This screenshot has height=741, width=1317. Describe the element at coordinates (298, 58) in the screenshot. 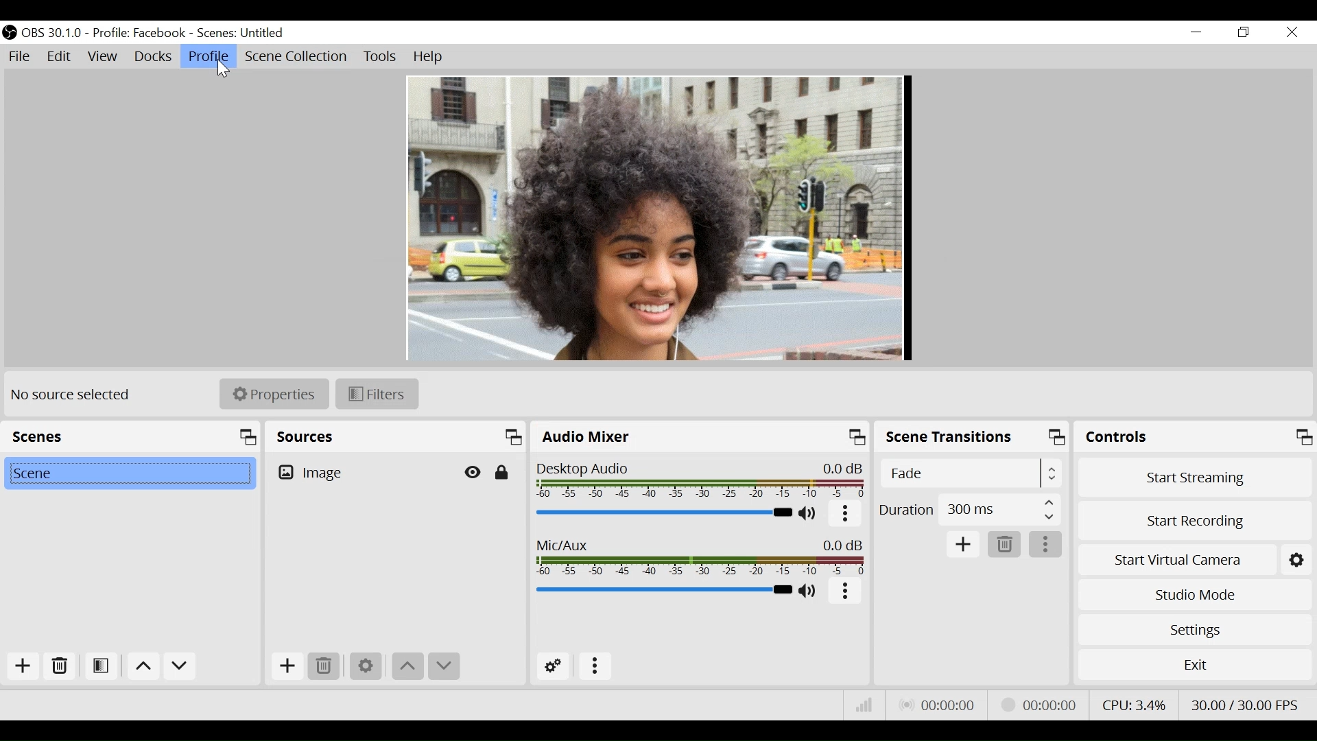

I see `Scene Collection` at that location.